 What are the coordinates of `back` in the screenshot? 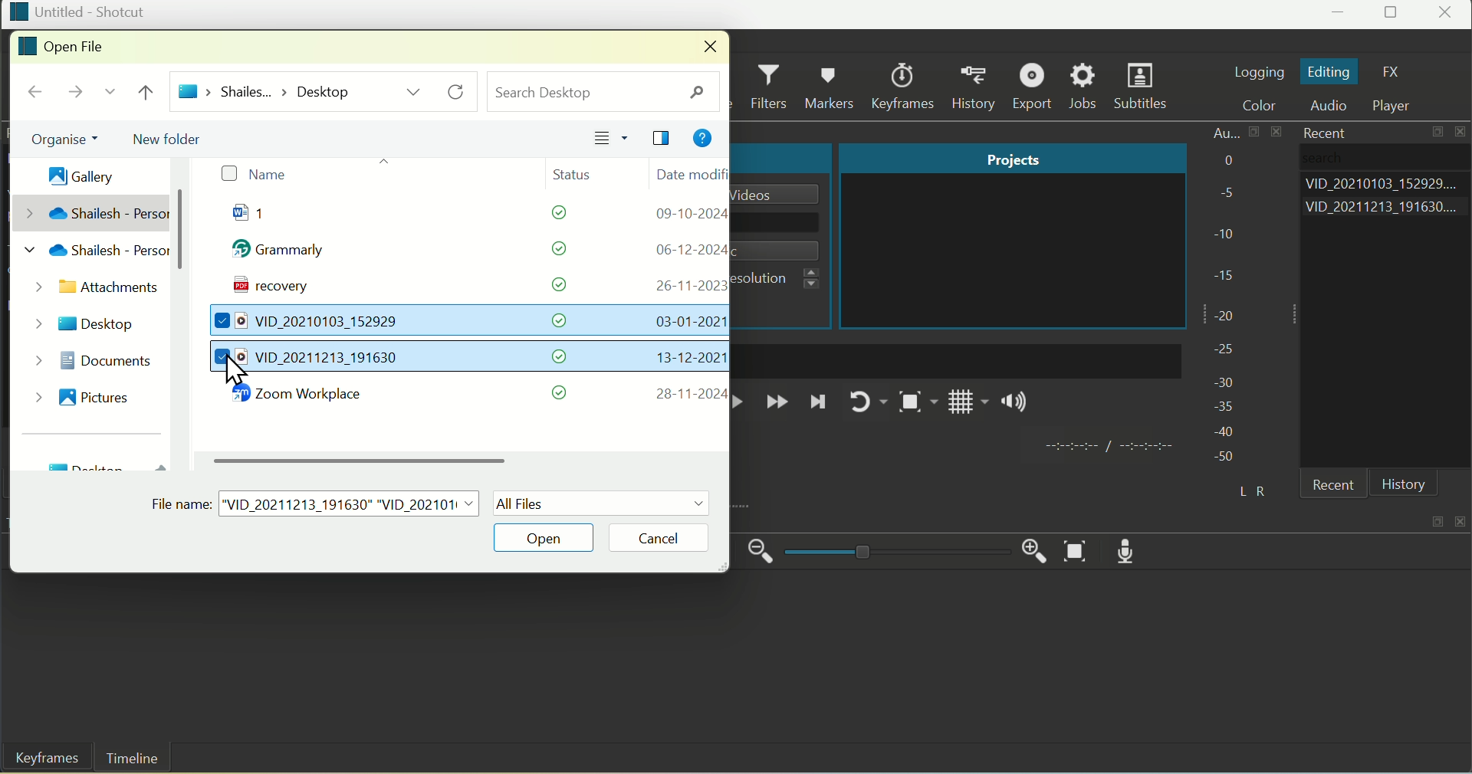 It's located at (35, 93).